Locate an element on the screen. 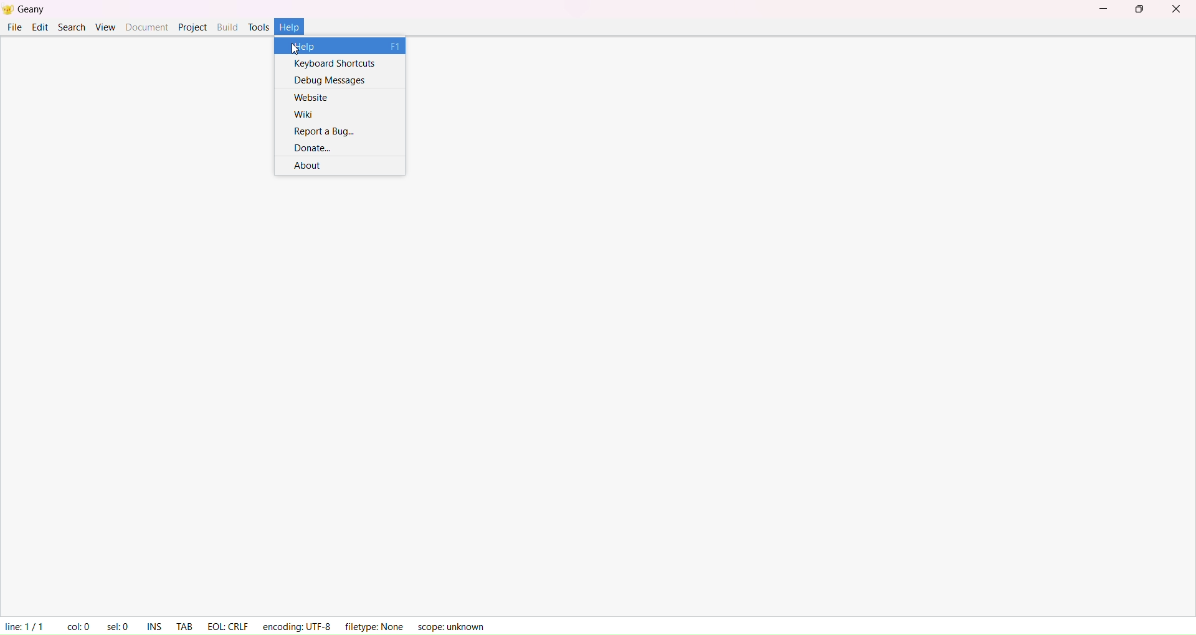 This screenshot has width=1196, height=635. Coding area is located at coordinates (598, 393).